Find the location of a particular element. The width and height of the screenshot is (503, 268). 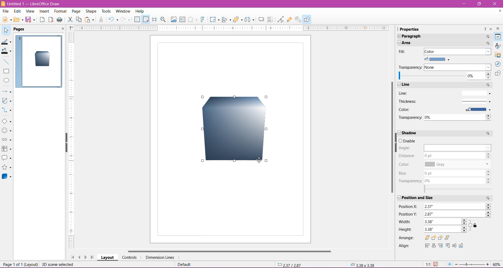

Scroll to previous page is located at coordinates (79, 257).